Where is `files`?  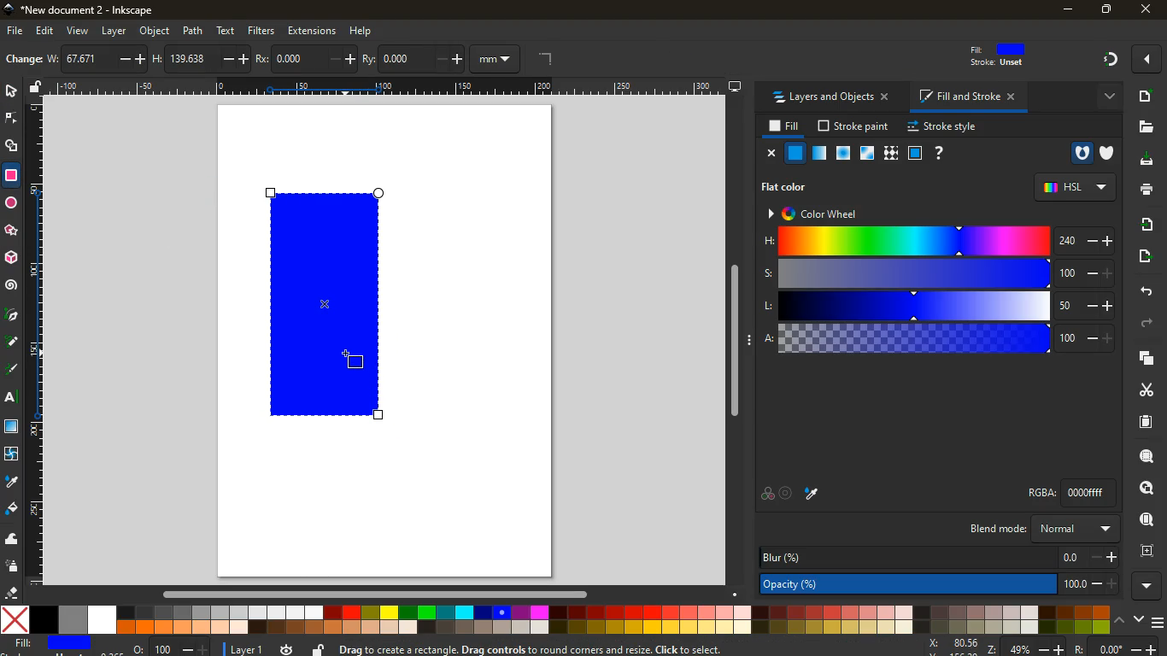
files is located at coordinates (1140, 126).